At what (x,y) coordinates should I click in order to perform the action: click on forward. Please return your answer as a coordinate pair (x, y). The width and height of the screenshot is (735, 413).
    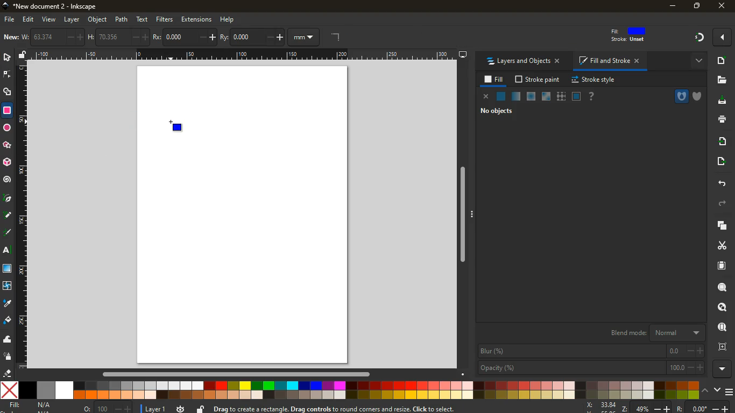
    Looking at the image, I should click on (721, 203).